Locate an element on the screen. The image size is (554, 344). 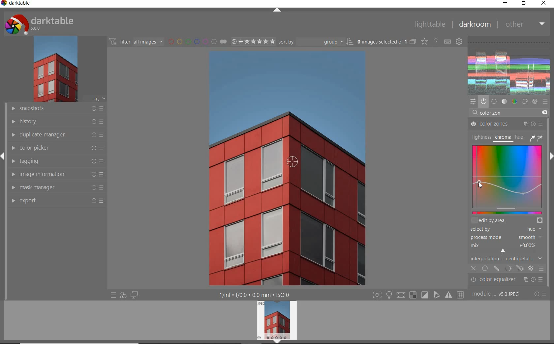
color is located at coordinates (514, 101).